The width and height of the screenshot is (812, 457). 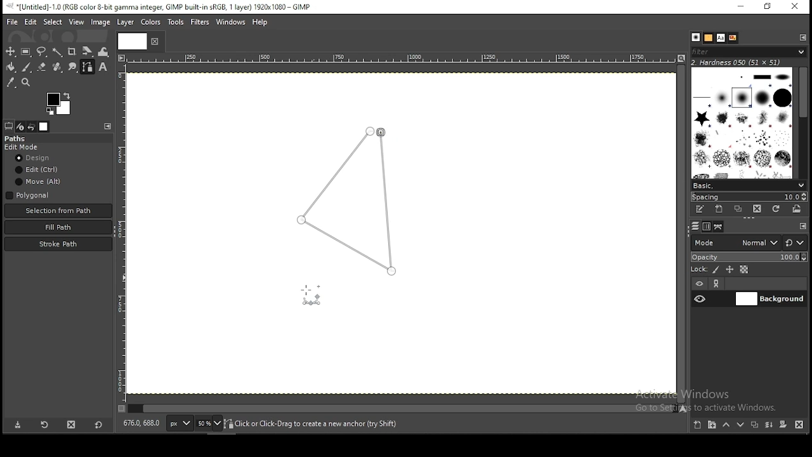 What do you see at coordinates (706, 226) in the screenshot?
I see `channel` at bounding box center [706, 226].